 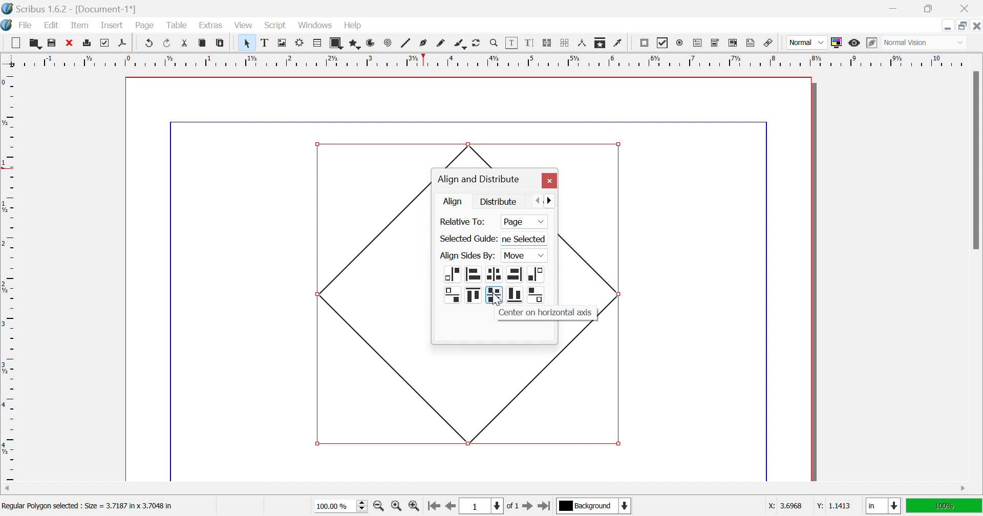 I want to click on Edit text with story editor, so click(x=529, y=42).